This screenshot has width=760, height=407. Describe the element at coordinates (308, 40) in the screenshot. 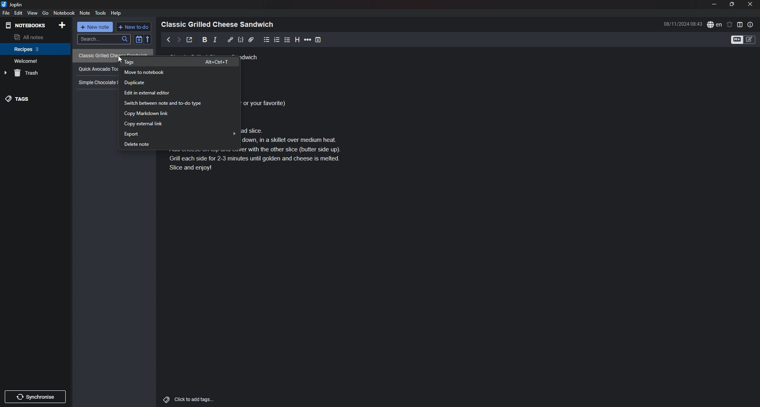

I see `horizontal rule` at that location.